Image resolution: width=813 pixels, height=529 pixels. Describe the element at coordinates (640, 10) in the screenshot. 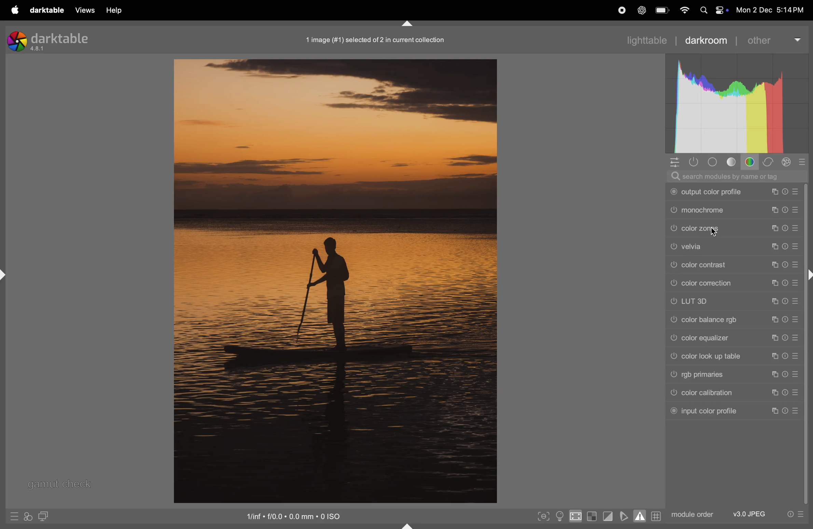

I see `cahtgpt` at that location.